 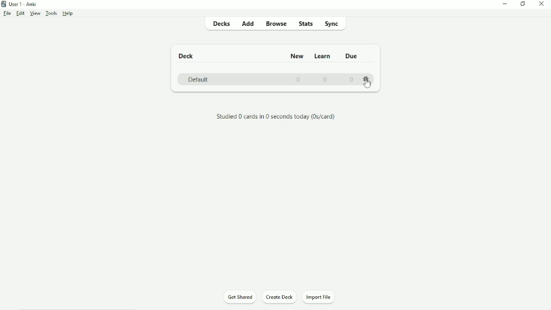 I want to click on Learn, so click(x=322, y=56).